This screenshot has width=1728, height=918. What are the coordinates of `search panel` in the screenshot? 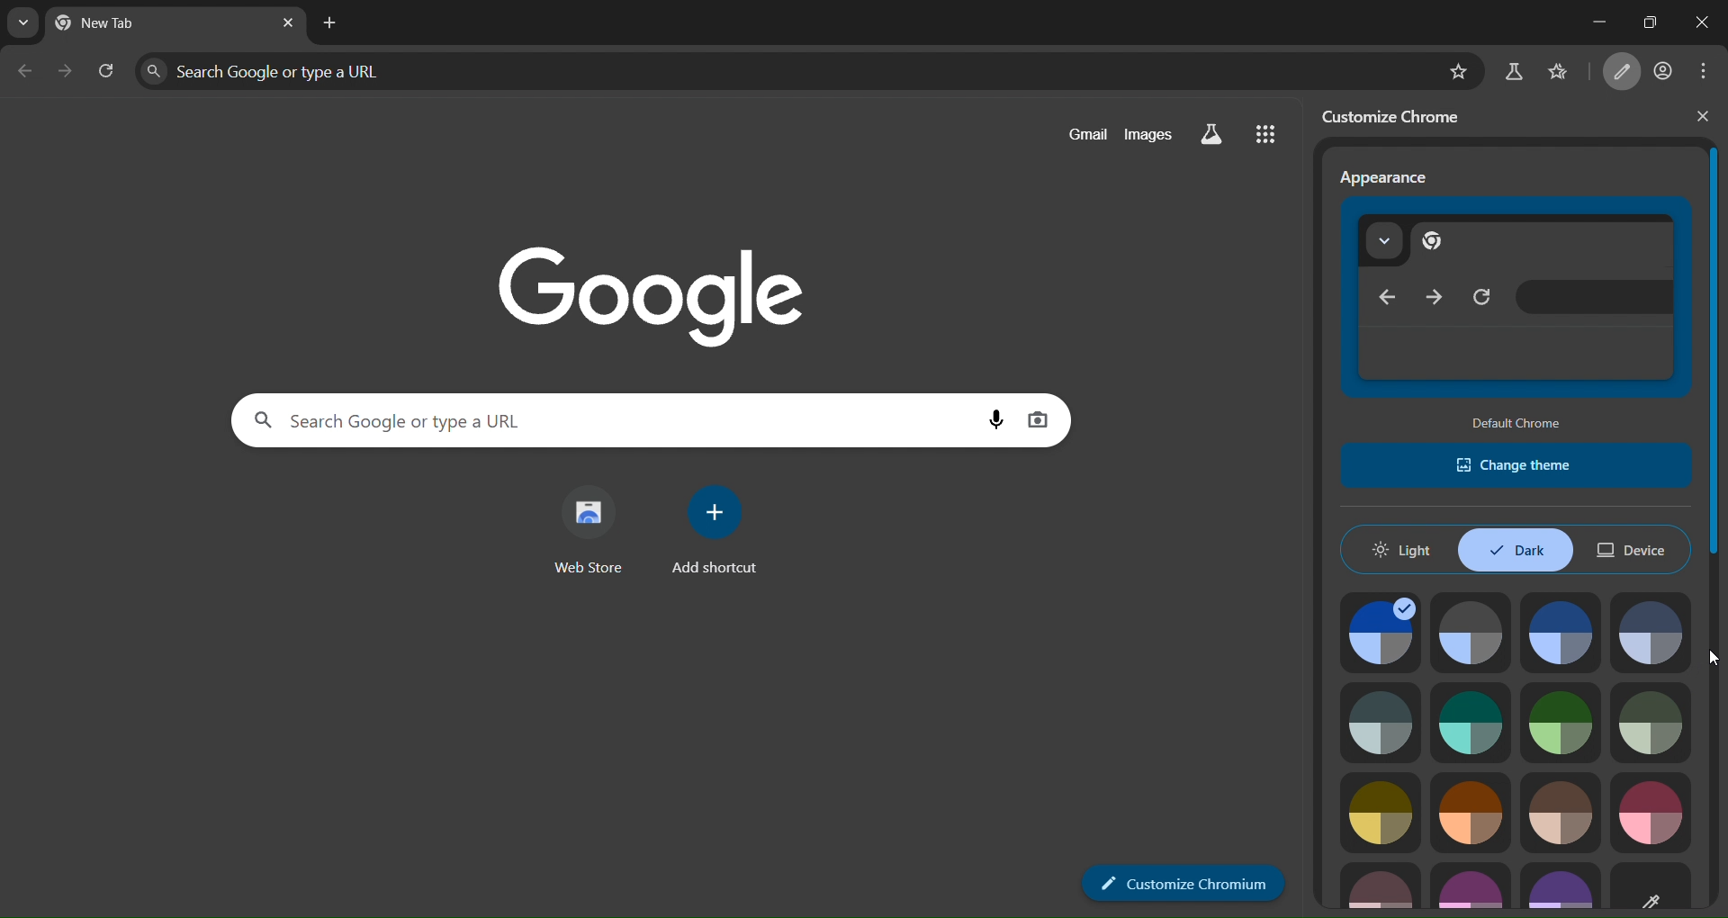 It's located at (292, 69).